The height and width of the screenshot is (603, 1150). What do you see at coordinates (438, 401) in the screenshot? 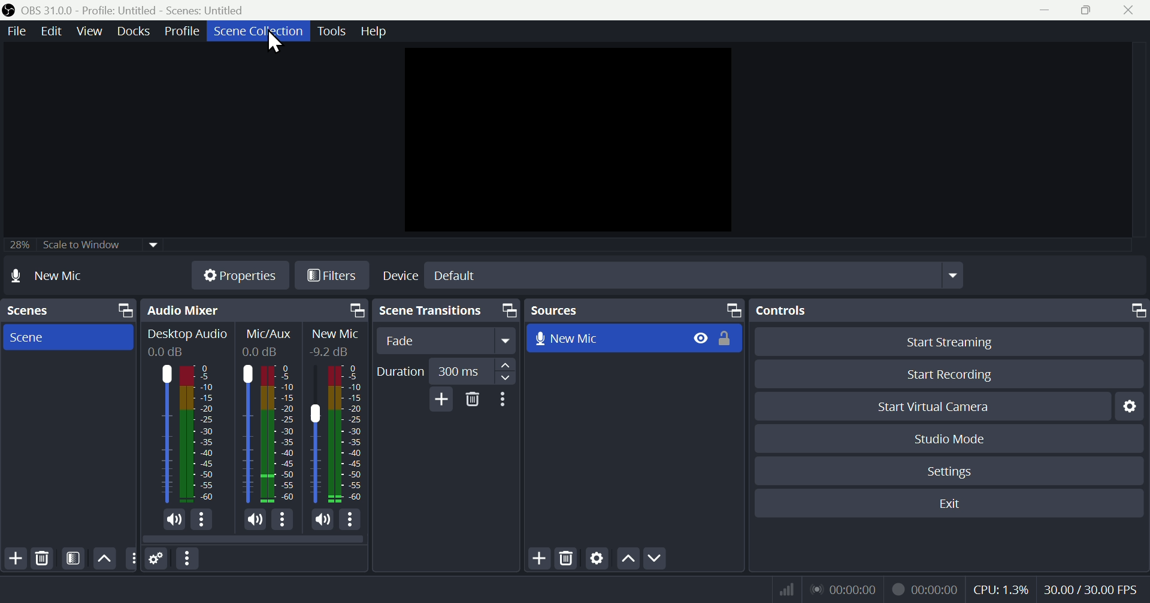
I see `Add ` at bounding box center [438, 401].